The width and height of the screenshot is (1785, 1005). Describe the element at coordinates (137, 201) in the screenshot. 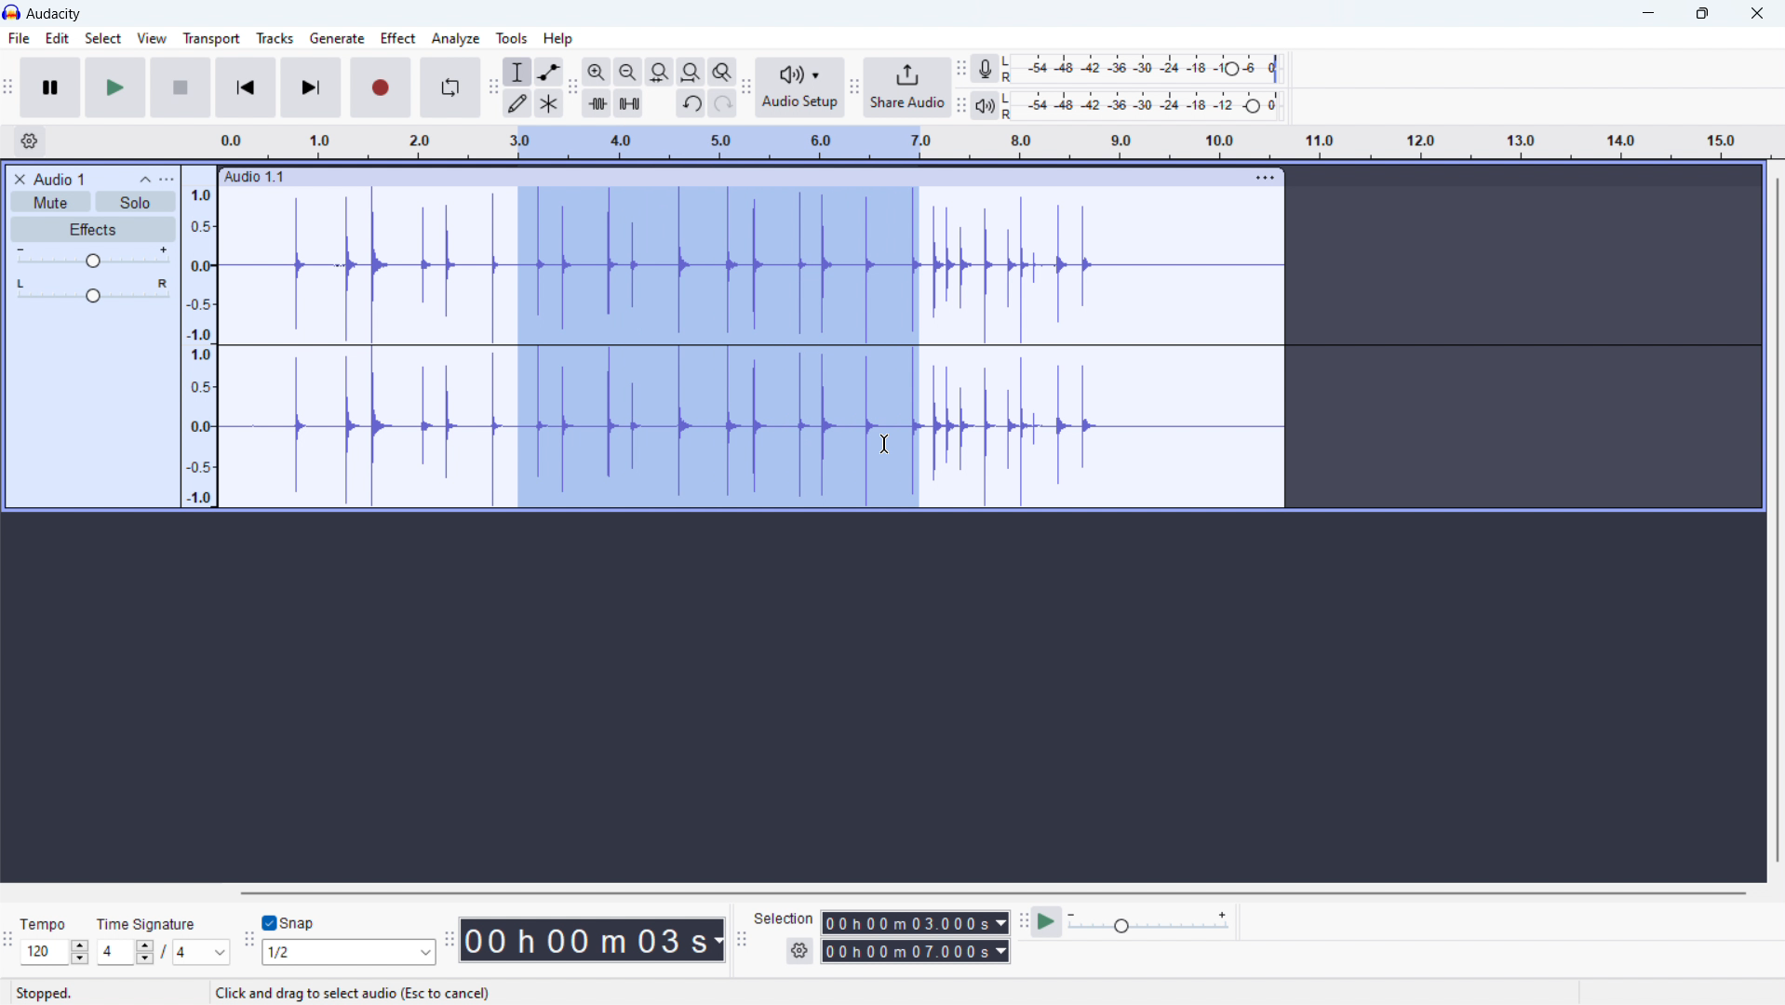

I see `solo` at that location.